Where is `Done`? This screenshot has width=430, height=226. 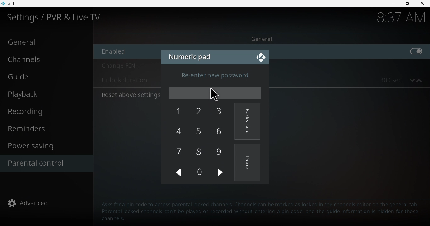 Done is located at coordinates (250, 163).